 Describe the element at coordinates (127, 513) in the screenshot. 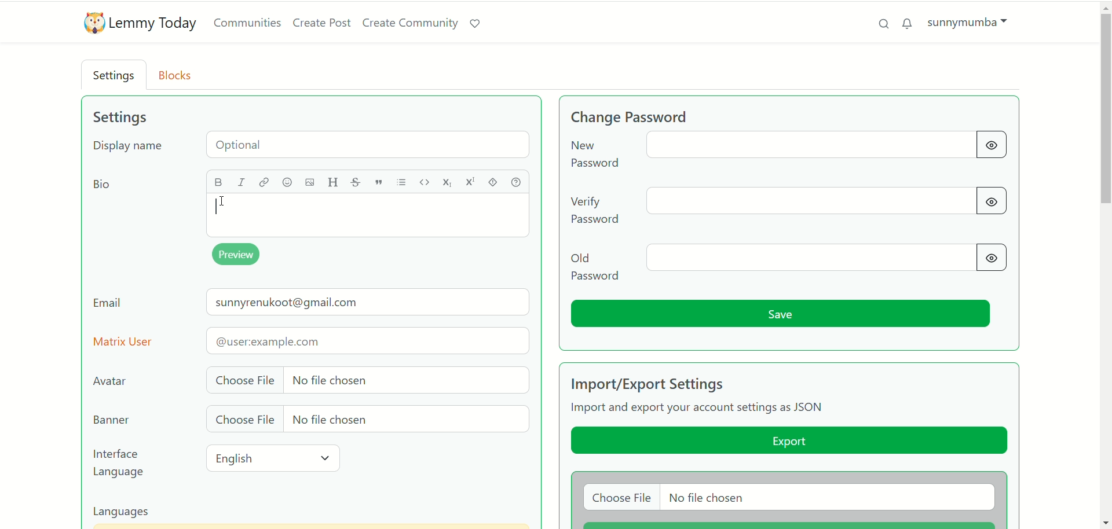

I see `languages` at that location.